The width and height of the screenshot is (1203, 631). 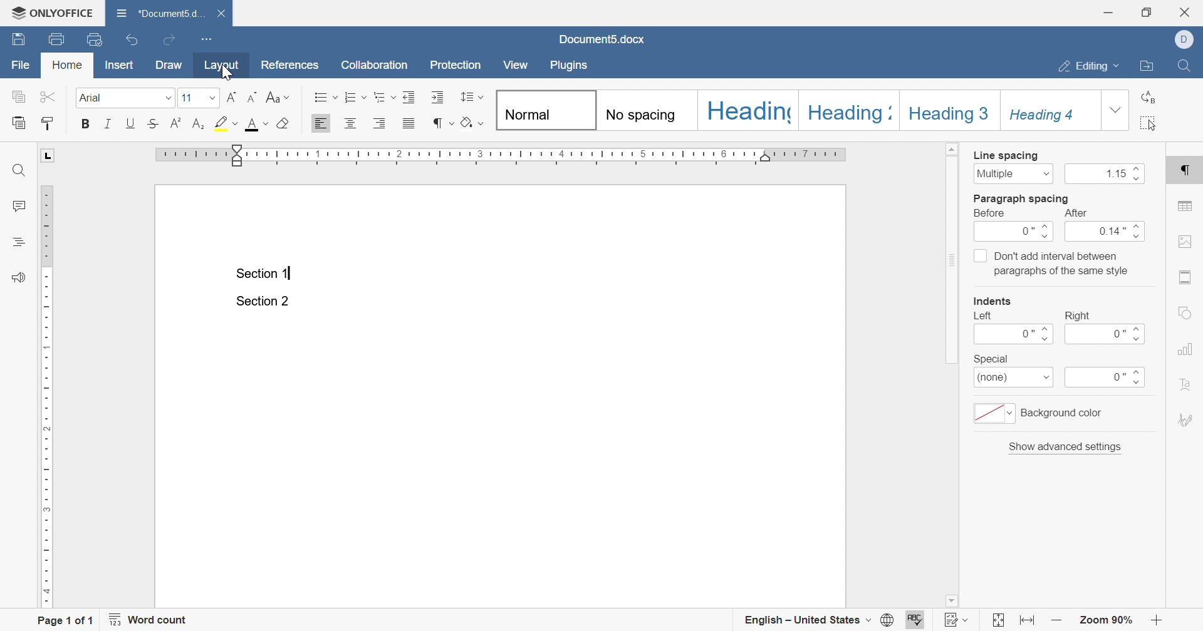 What do you see at coordinates (378, 68) in the screenshot?
I see `collaboration` at bounding box center [378, 68].